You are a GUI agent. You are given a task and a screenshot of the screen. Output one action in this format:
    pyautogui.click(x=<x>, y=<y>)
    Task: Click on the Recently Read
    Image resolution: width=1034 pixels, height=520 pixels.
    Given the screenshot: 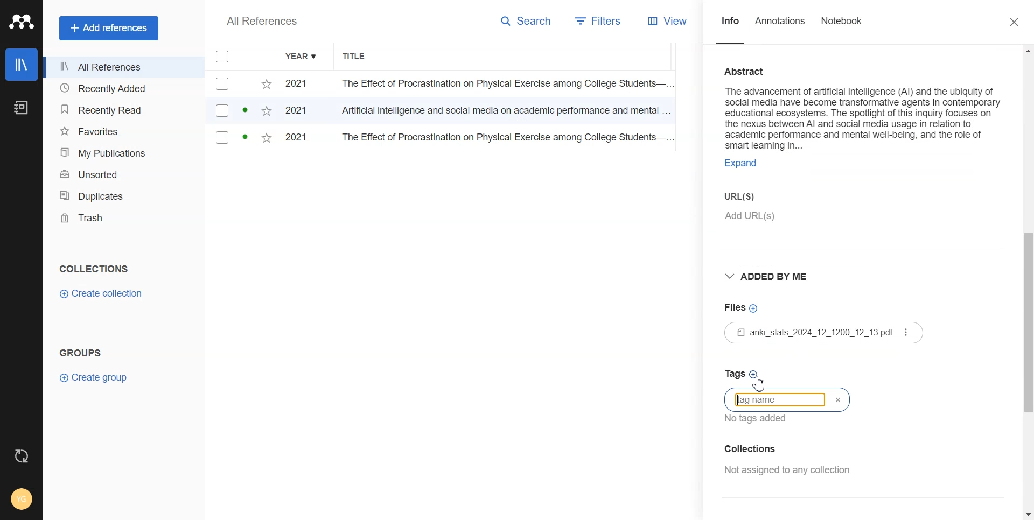 What is the action you would take?
    pyautogui.click(x=122, y=109)
    